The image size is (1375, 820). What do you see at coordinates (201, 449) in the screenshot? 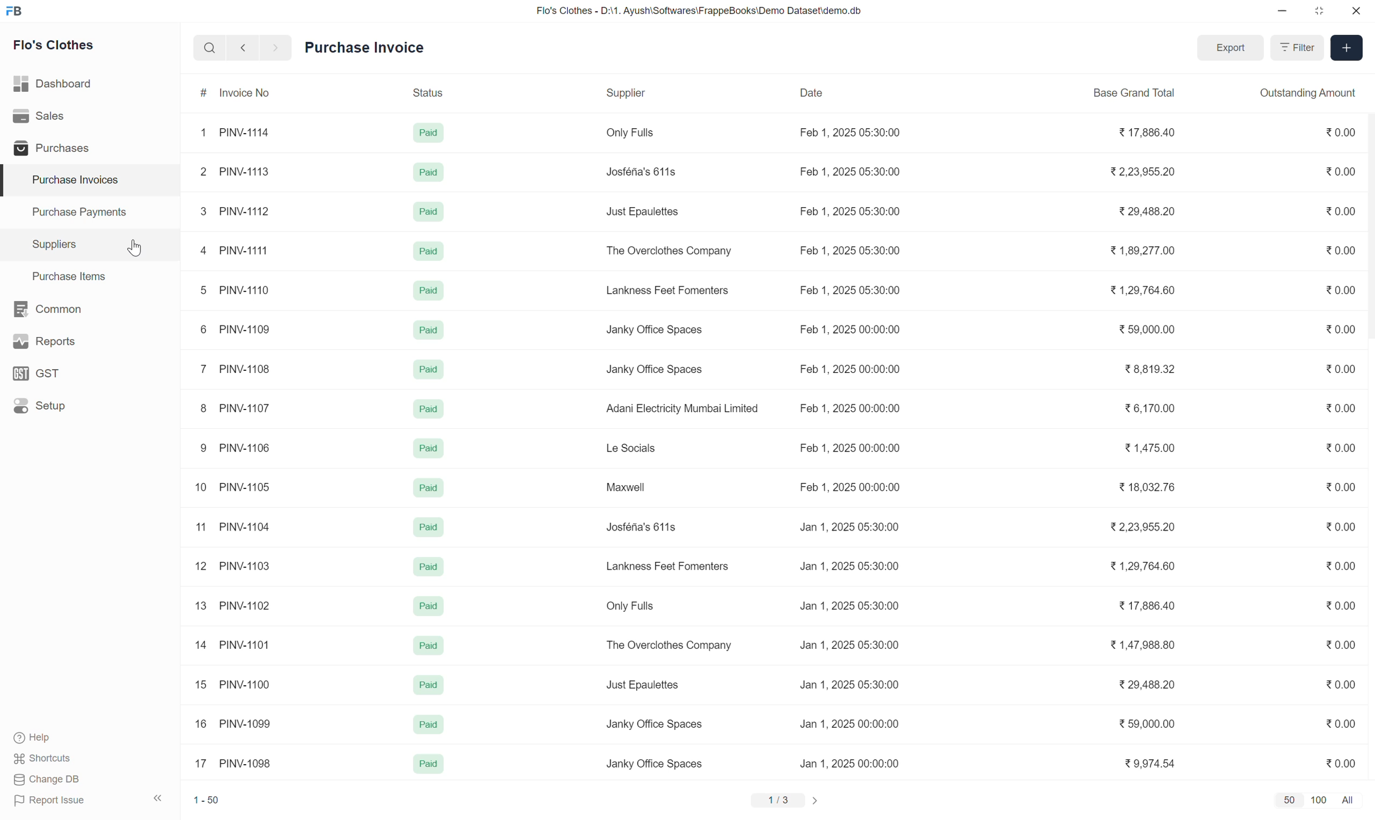
I see `9` at bounding box center [201, 449].